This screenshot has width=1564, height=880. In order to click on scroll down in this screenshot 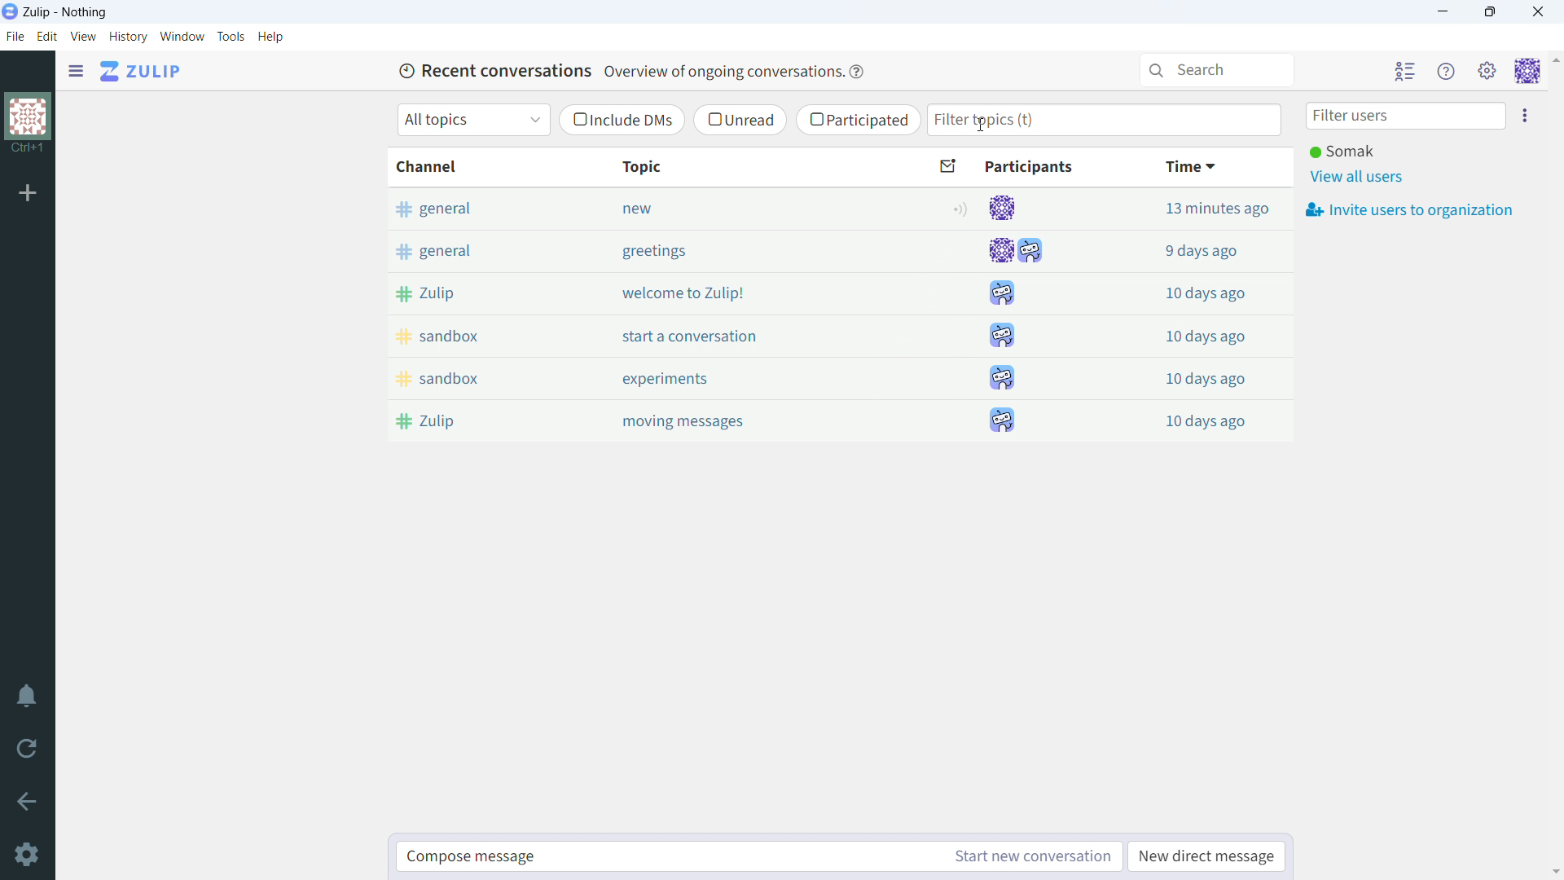, I will do `click(1554, 872)`.